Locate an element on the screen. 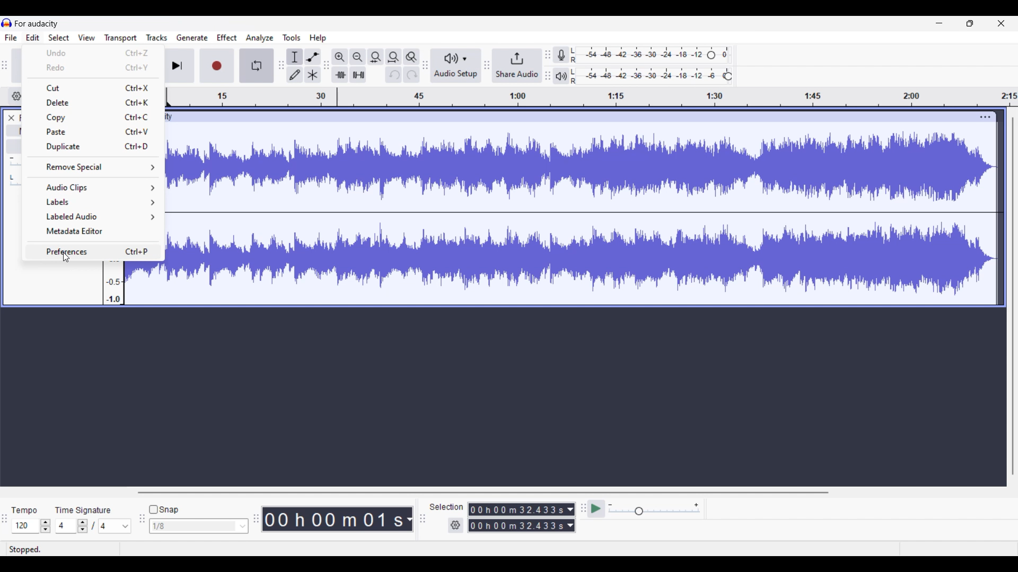  Record/Record new track is located at coordinates (217, 66).